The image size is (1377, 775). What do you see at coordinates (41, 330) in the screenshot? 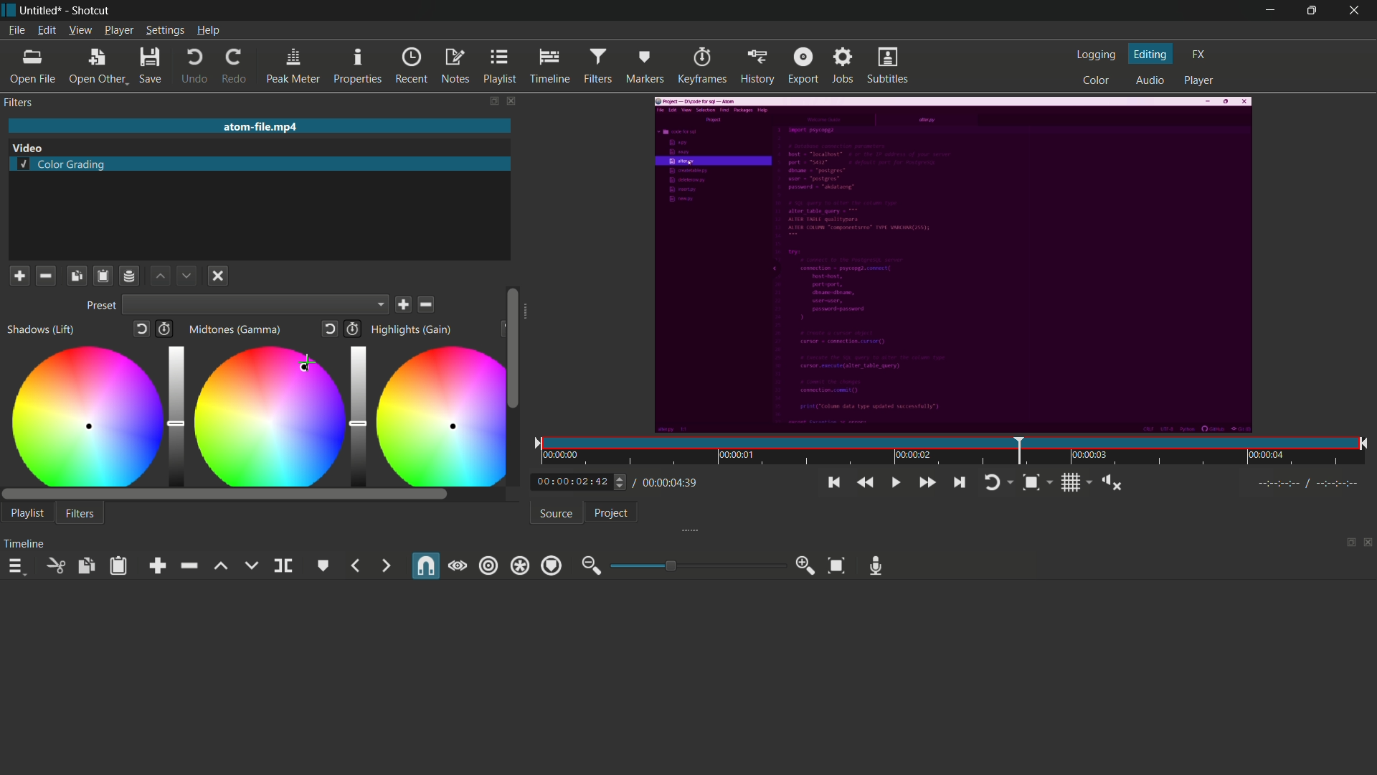
I see `shadow (lift)` at bounding box center [41, 330].